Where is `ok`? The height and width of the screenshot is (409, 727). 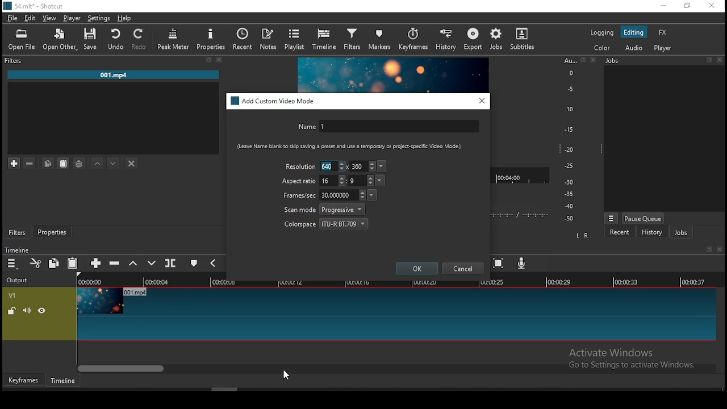
ok is located at coordinates (417, 268).